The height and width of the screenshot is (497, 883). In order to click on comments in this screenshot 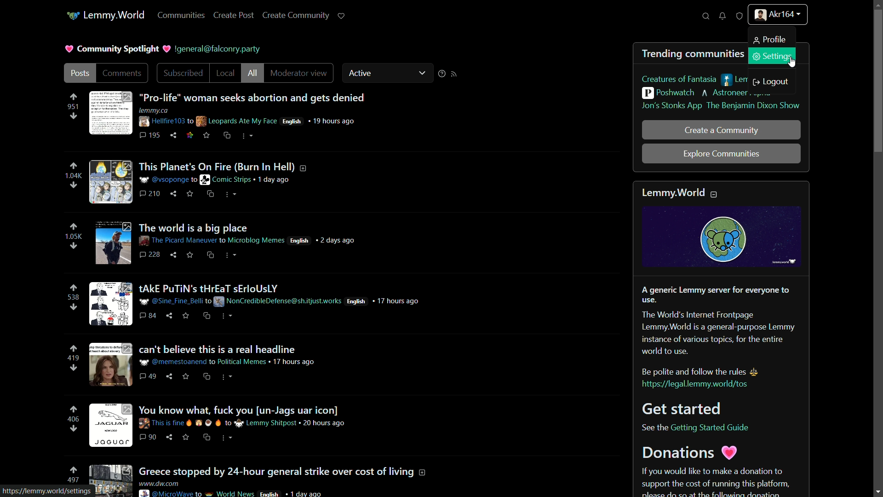, I will do `click(123, 73)`.